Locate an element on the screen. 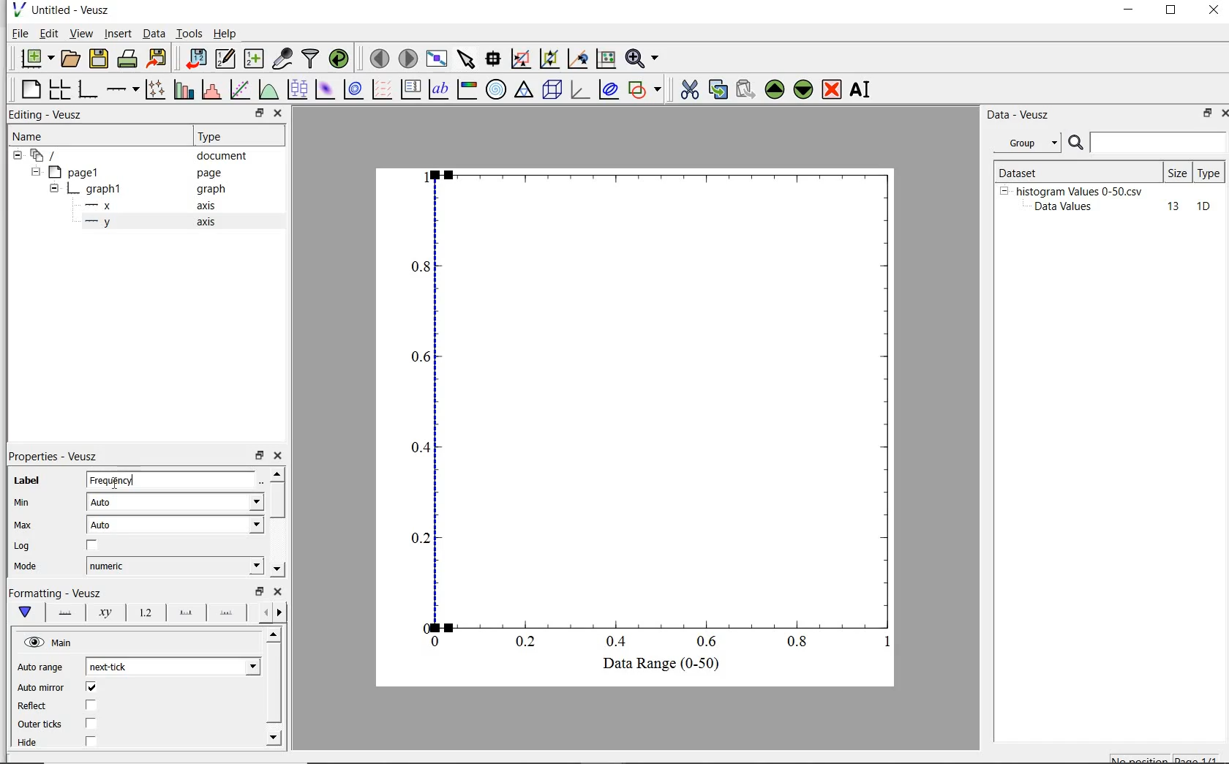 The width and height of the screenshot is (1229, 764). vertical scrollbar is located at coordinates (277, 500).